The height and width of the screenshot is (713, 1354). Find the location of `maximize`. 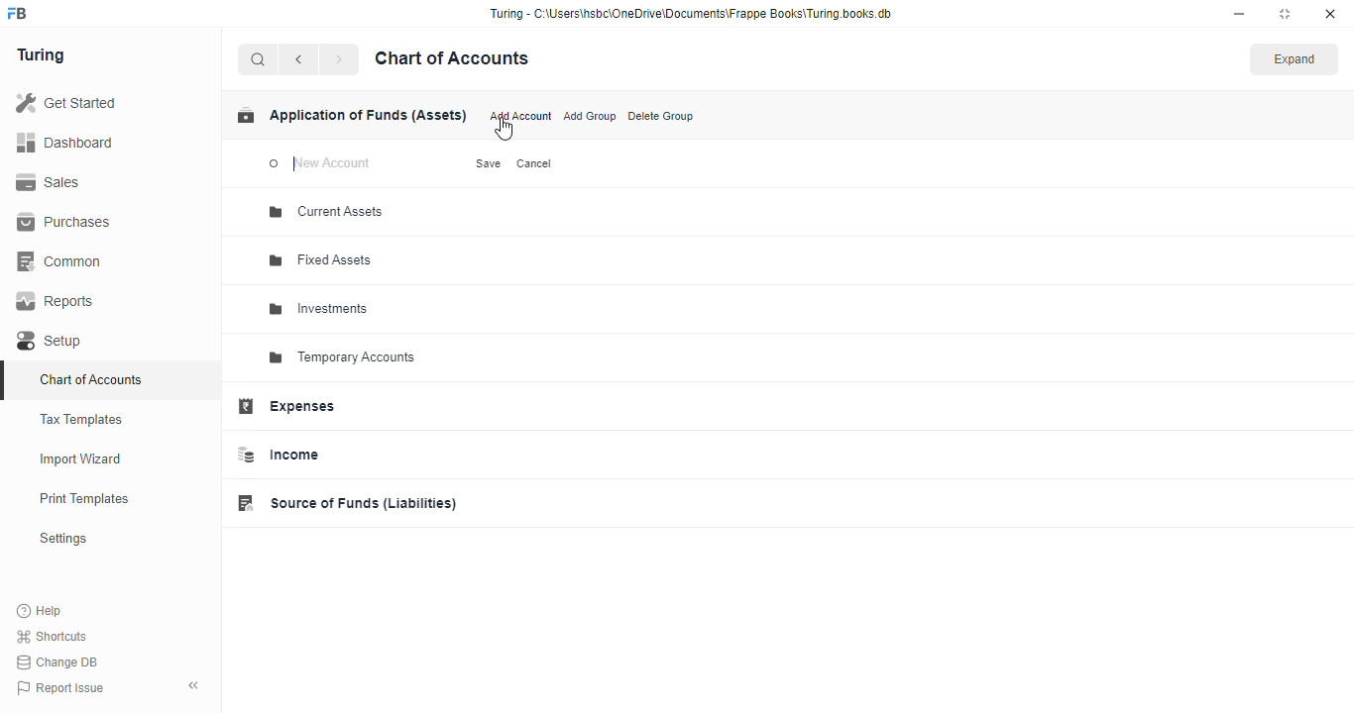

maximize is located at coordinates (1285, 14).